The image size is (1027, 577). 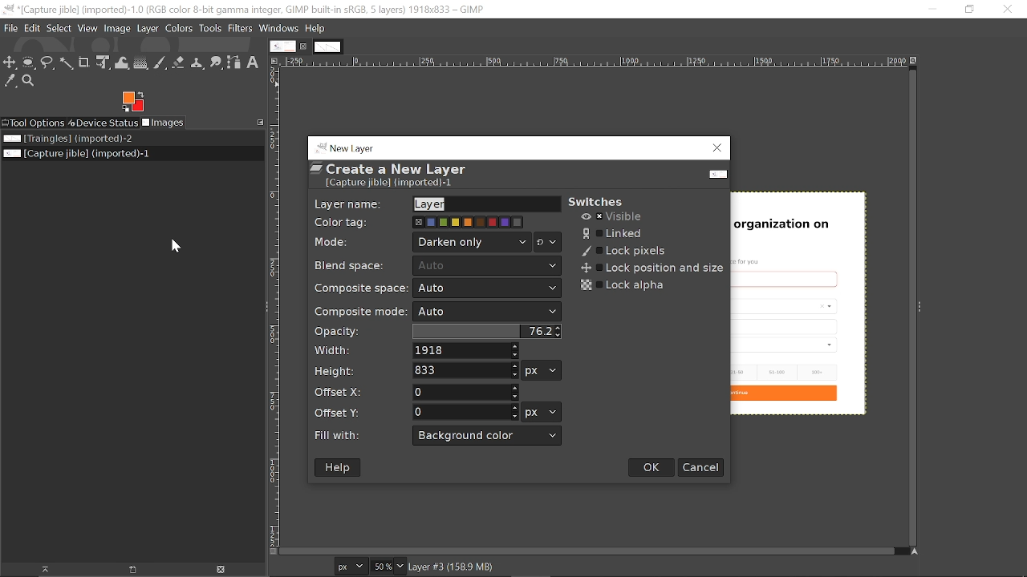 What do you see at coordinates (211, 28) in the screenshot?
I see `Tools` at bounding box center [211, 28].